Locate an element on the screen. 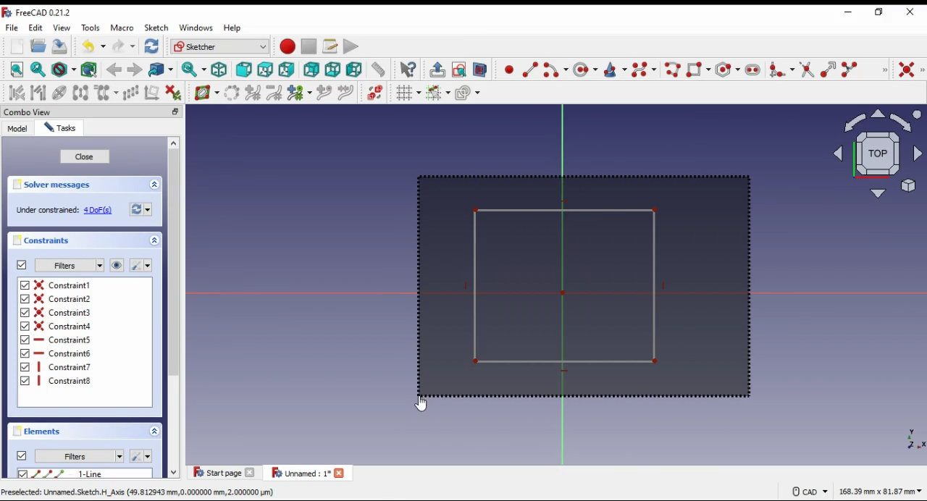 This screenshot has height=501, width=927. open is located at coordinates (38, 46).